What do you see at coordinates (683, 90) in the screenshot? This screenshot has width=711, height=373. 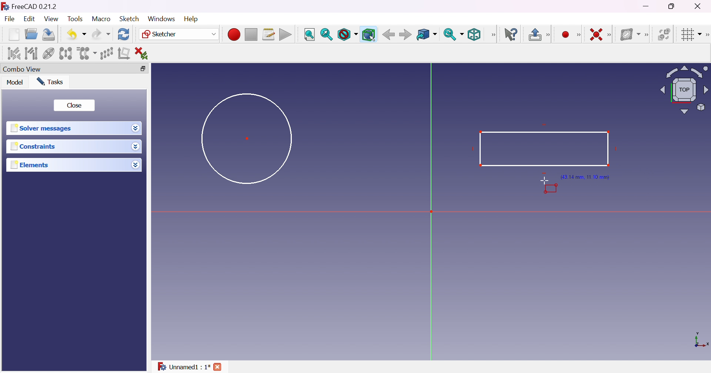 I see `Viewing angle` at bounding box center [683, 90].